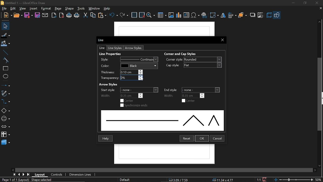 The height and width of the screenshot is (182, 323). What do you see at coordinates (41, 175) in the screenshot?
I see `layout` at bounding box center [41, 175].